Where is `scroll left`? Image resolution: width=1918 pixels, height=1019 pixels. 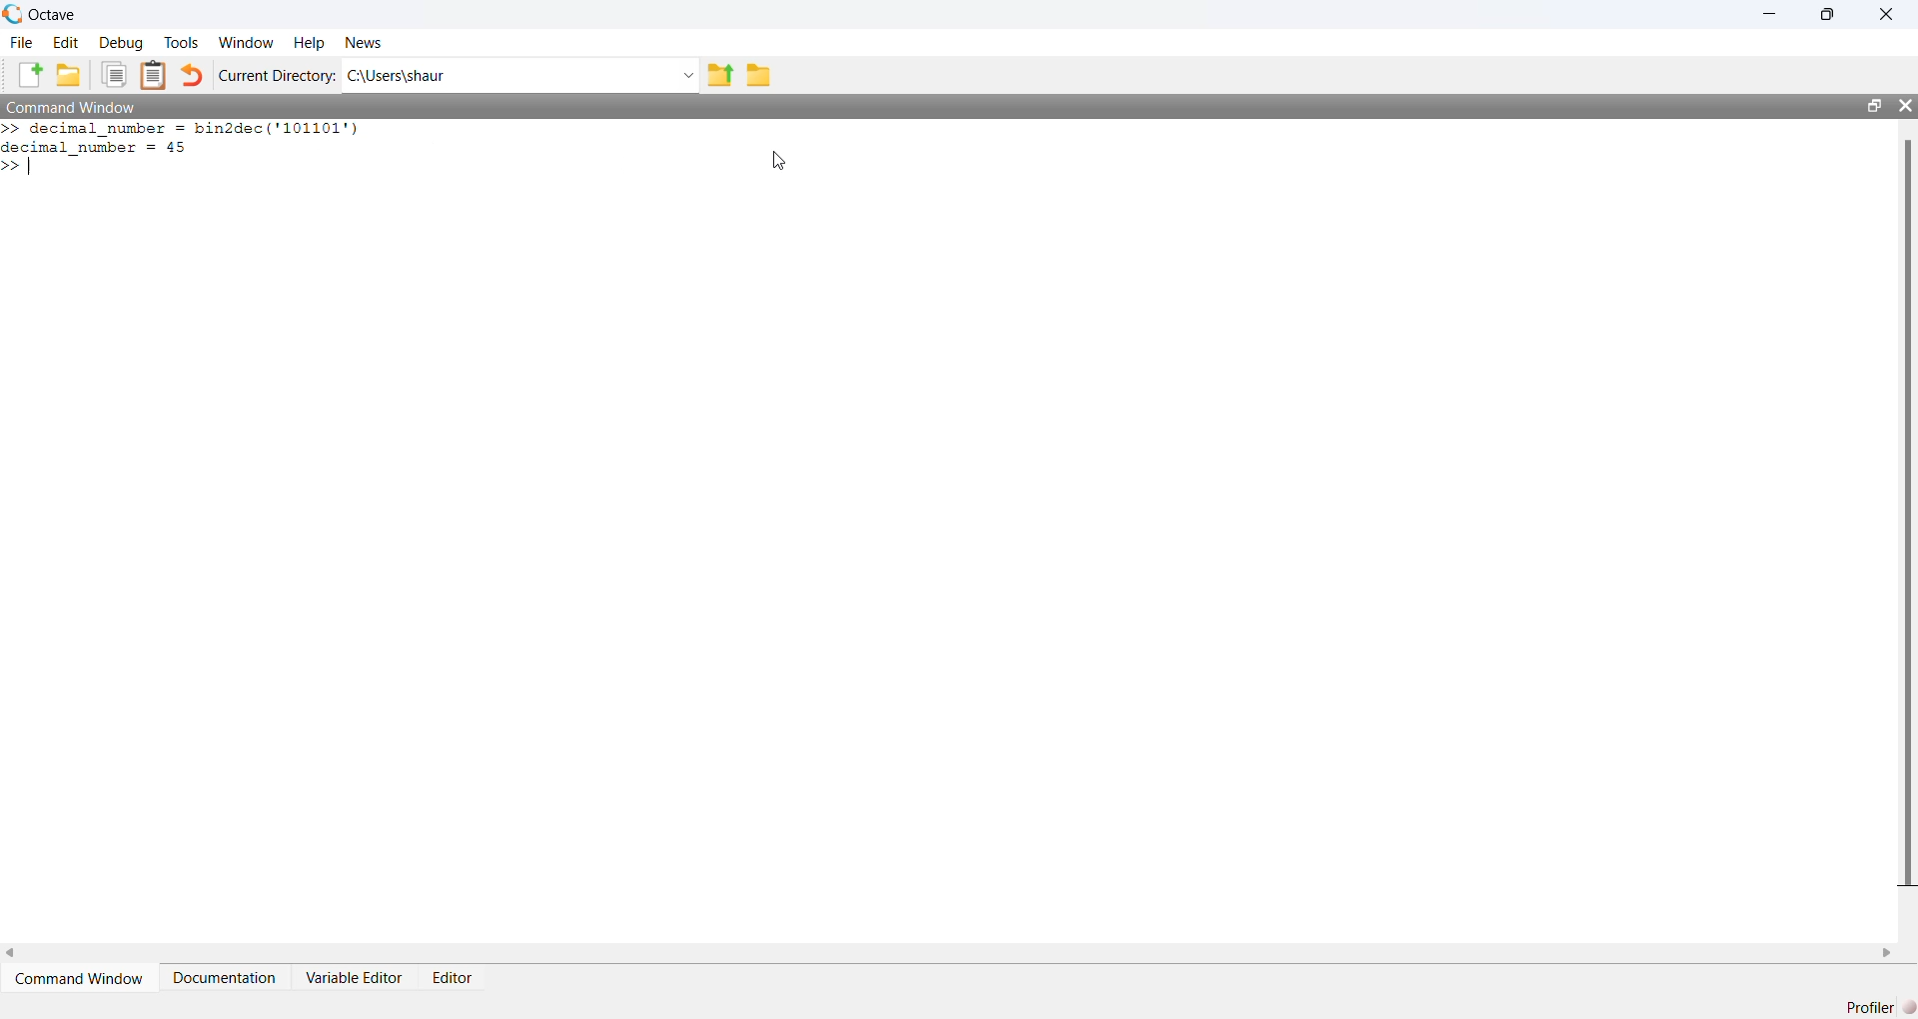 scroll left is located at coordinates (12, 953).